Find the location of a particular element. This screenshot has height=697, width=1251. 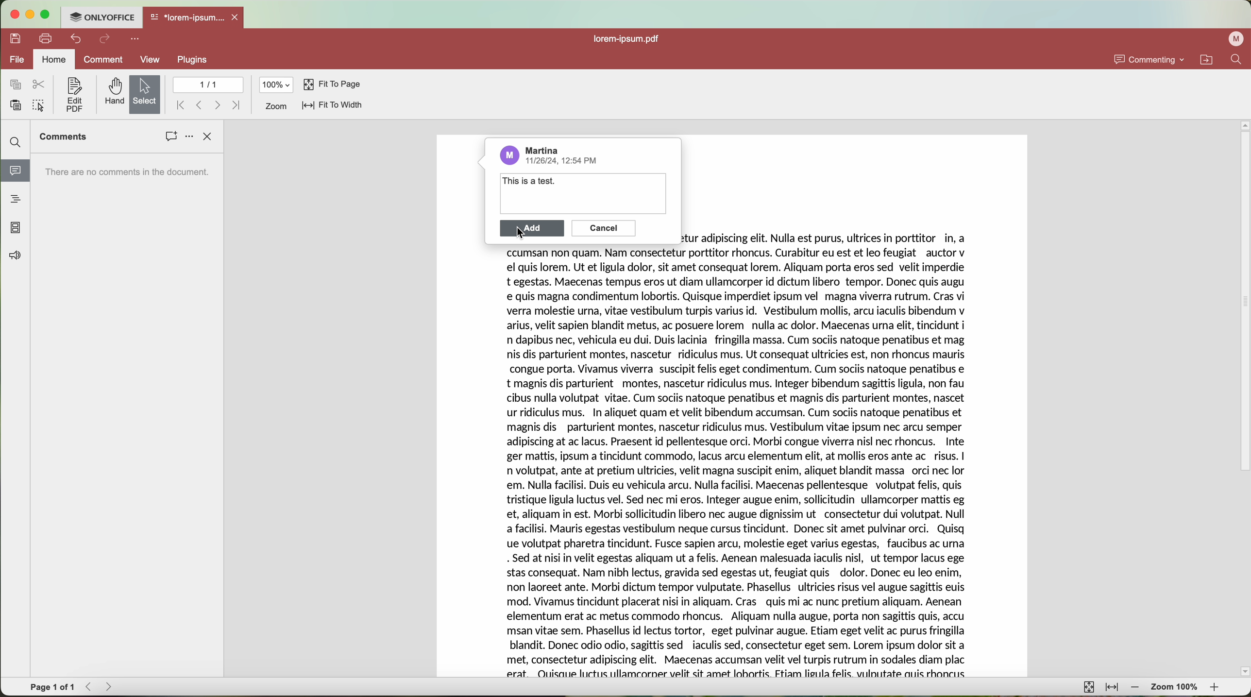

heading is located at coordinates (16, 199).